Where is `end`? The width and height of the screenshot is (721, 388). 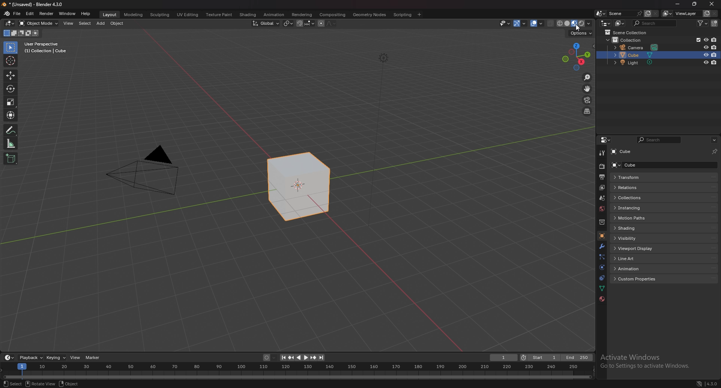
end is located at coordinates (578, 358).